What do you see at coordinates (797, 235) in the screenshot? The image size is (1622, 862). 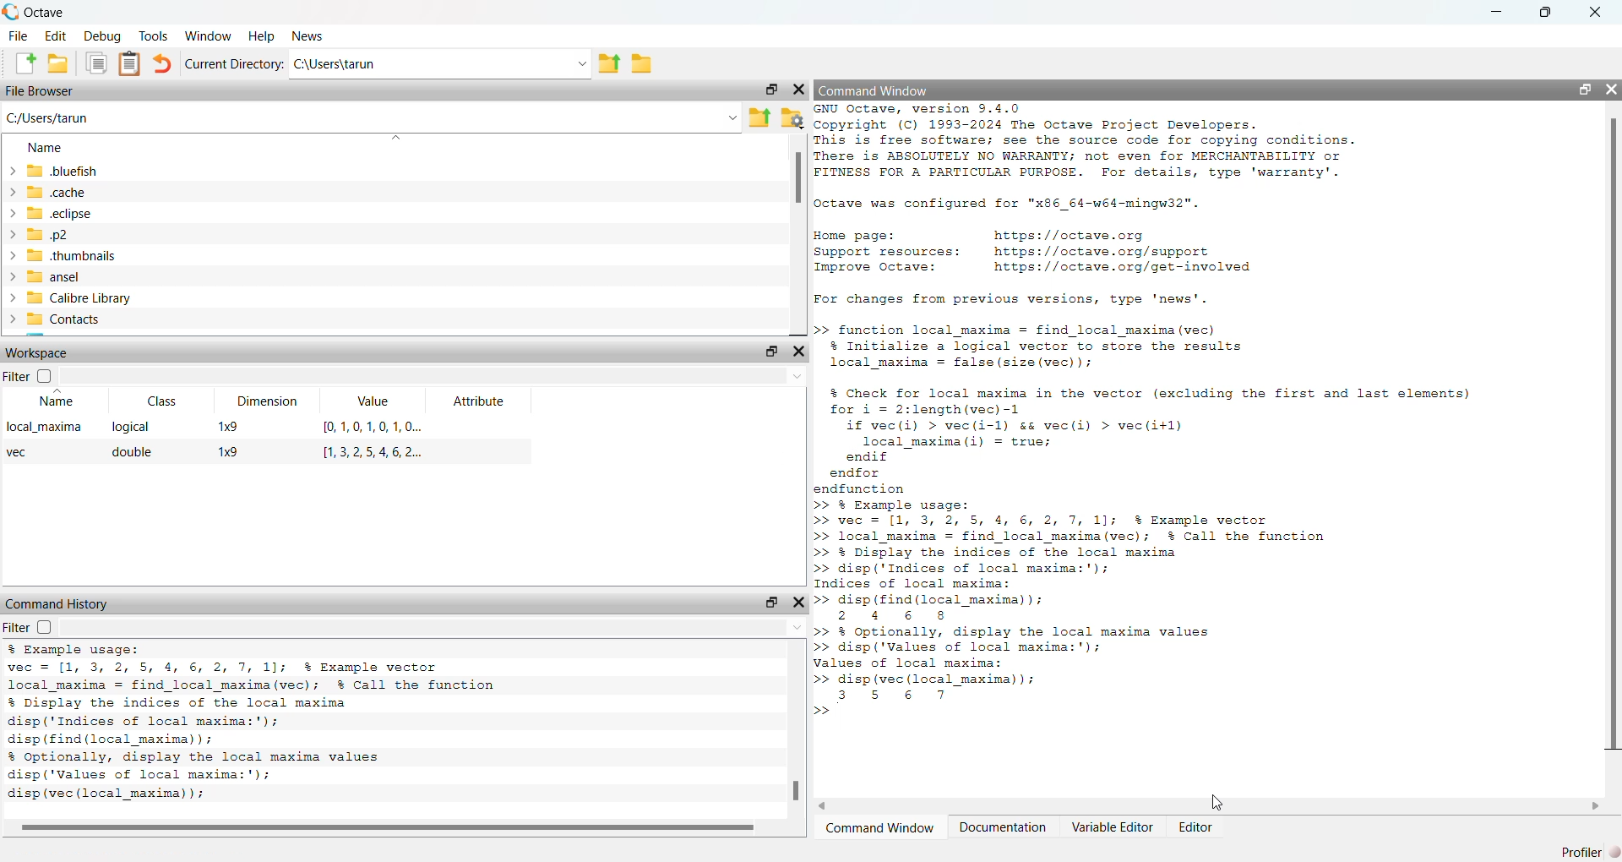 I see `vertical scroll bar` at bounding box center [797, 235].